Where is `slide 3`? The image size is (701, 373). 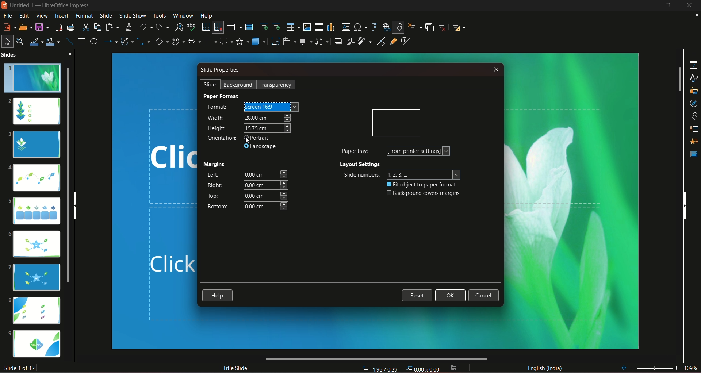 slide 3 is located at coordinates (36, 145).